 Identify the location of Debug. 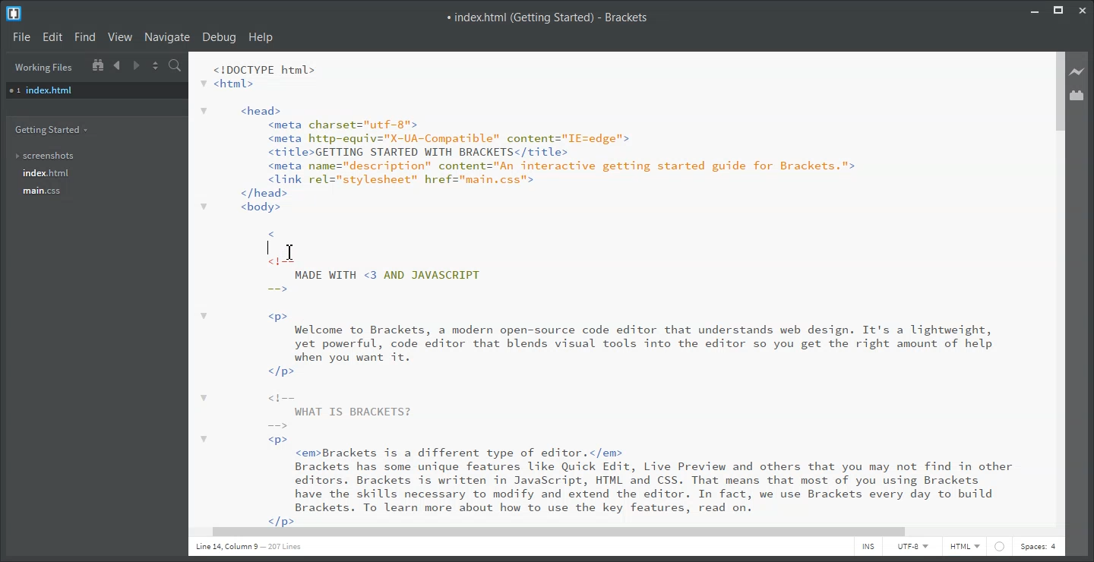
(220, 37).